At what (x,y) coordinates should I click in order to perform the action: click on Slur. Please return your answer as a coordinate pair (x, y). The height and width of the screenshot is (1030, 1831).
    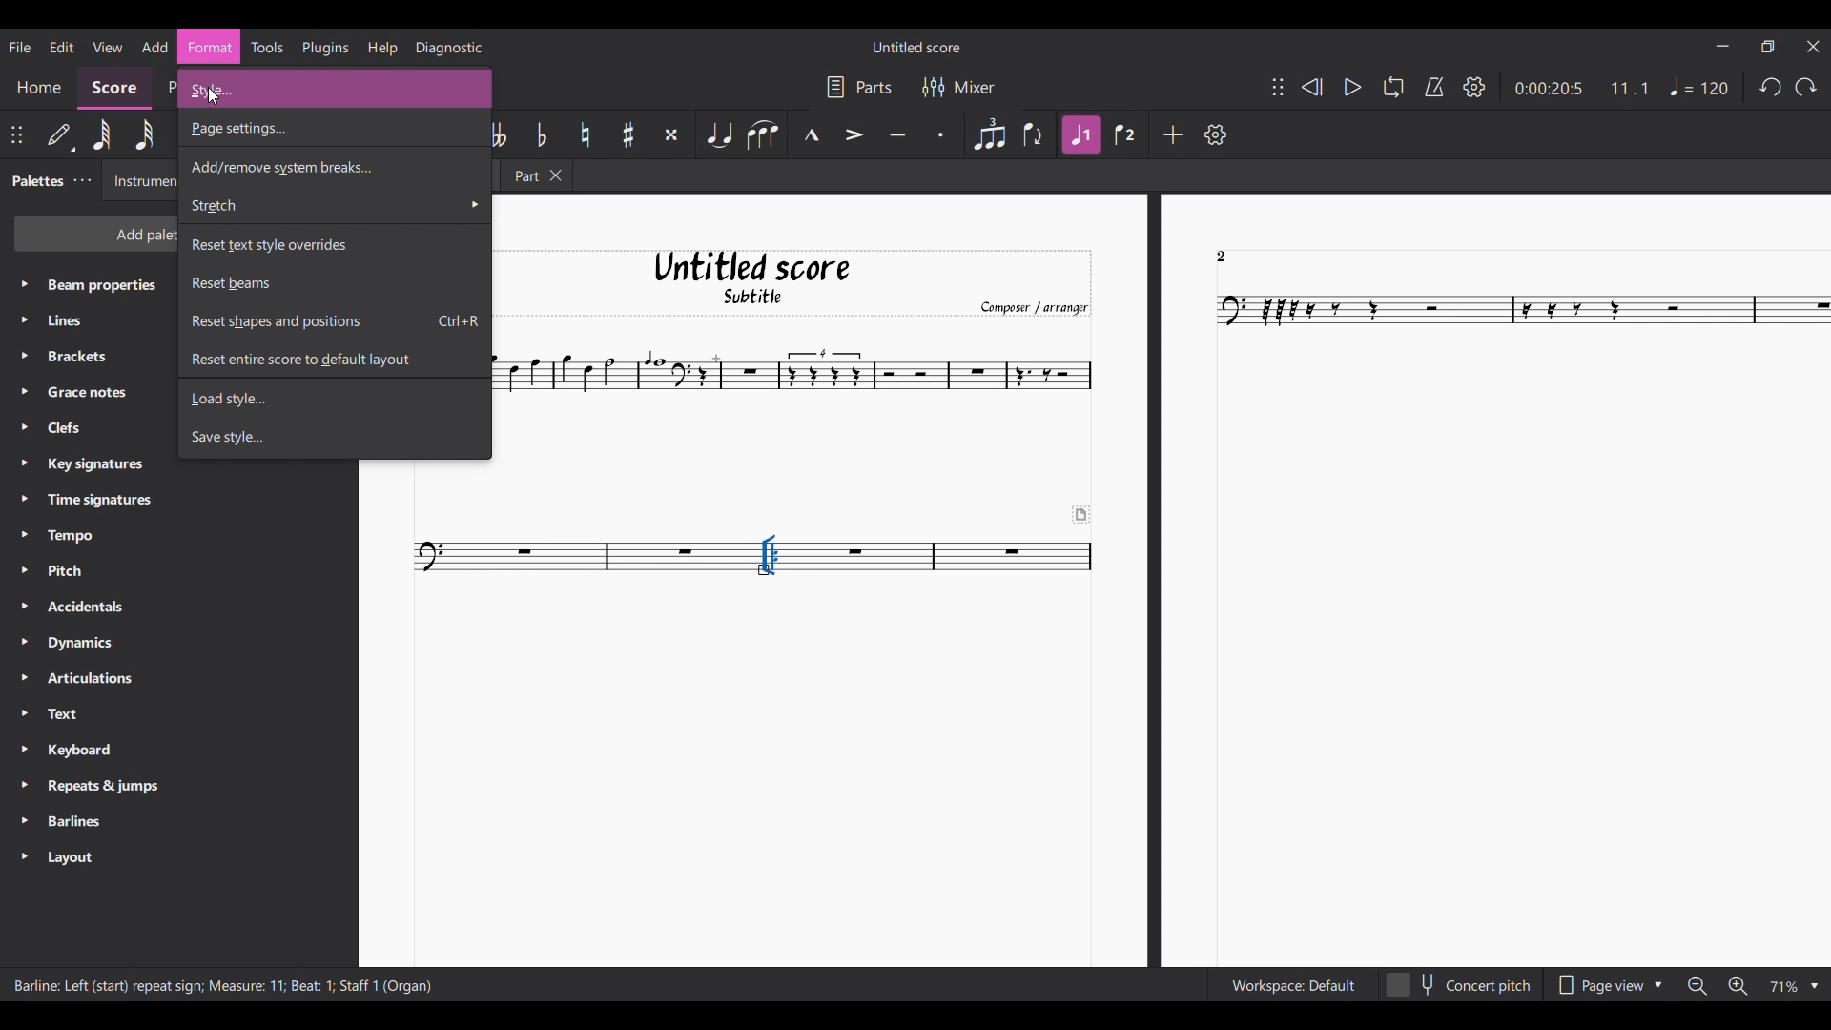
    Looking at the image, I should click on (762, 134).